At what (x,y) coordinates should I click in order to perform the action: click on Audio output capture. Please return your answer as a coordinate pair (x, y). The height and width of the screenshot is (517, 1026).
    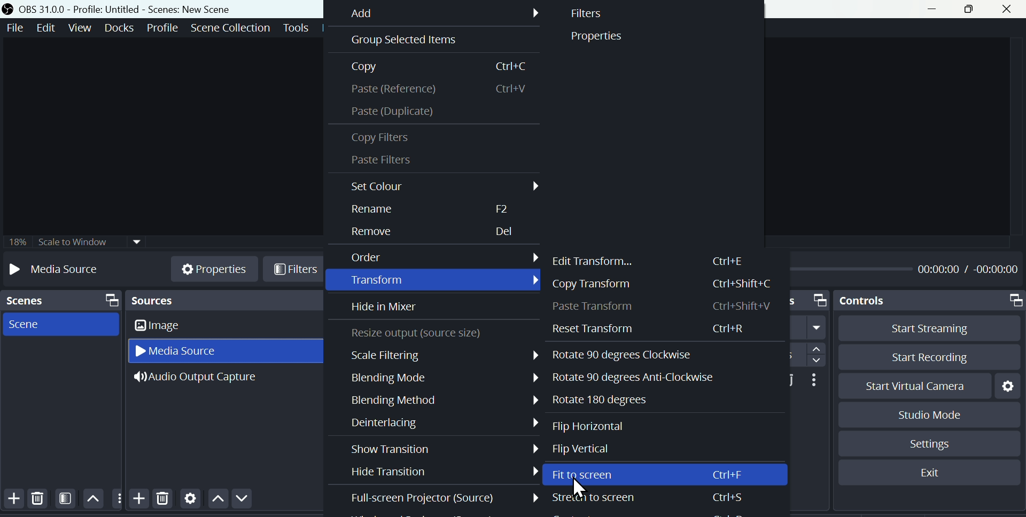
    Looking at the image, I should click on (208, 379).